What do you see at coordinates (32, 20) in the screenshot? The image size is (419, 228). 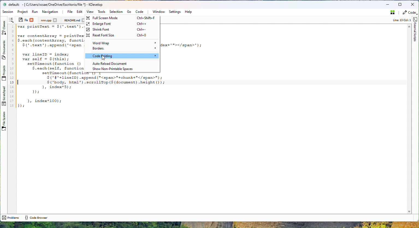 I see `close` at bounding box center [32, 20].